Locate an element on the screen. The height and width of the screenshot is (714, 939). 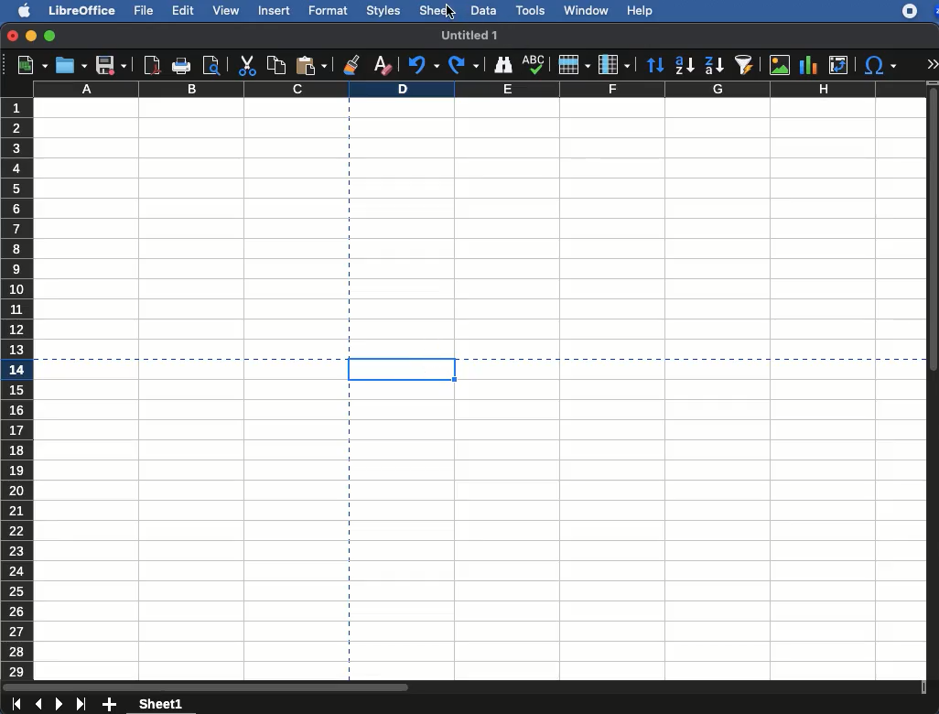
add is located at coordinates (112, 705).